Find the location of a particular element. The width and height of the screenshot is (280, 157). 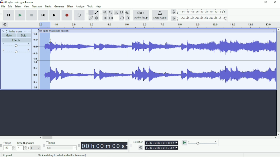

Fit selection to width is located at coordinates (116, 13).